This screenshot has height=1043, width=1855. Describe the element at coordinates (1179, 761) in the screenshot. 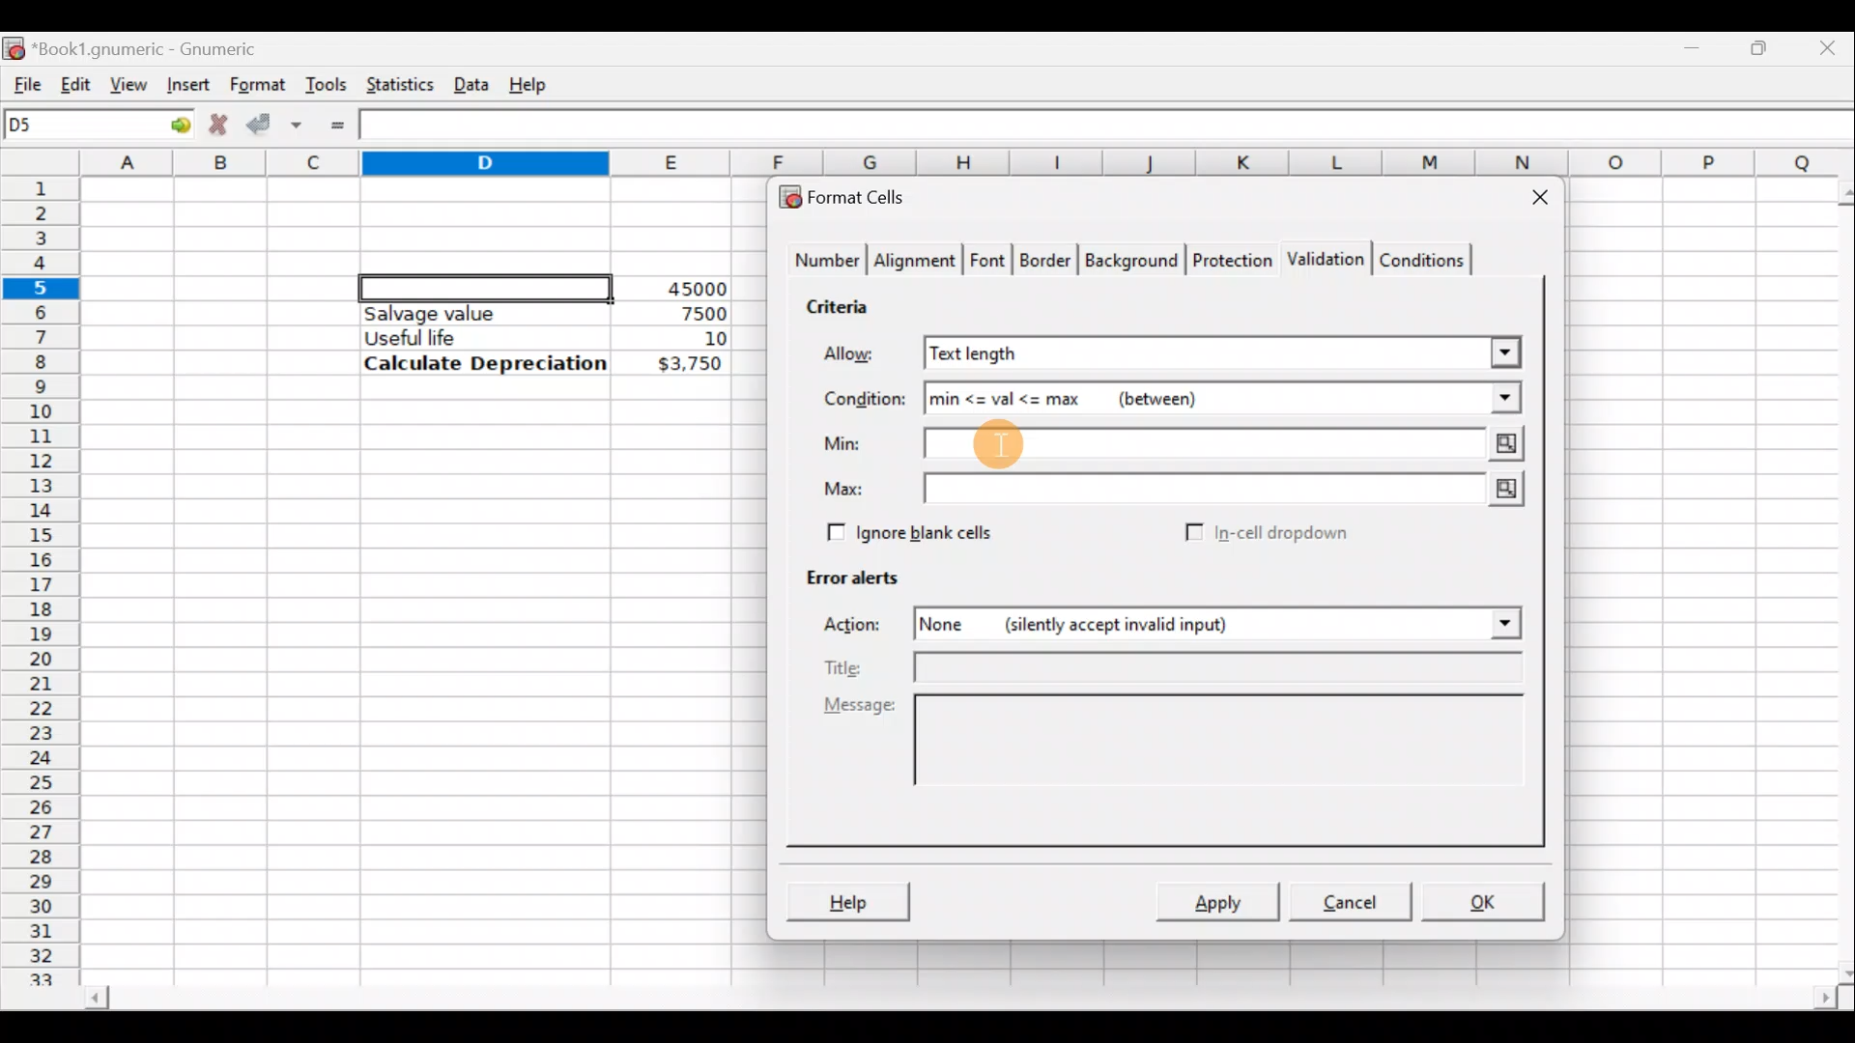

I see `Message` at that location.